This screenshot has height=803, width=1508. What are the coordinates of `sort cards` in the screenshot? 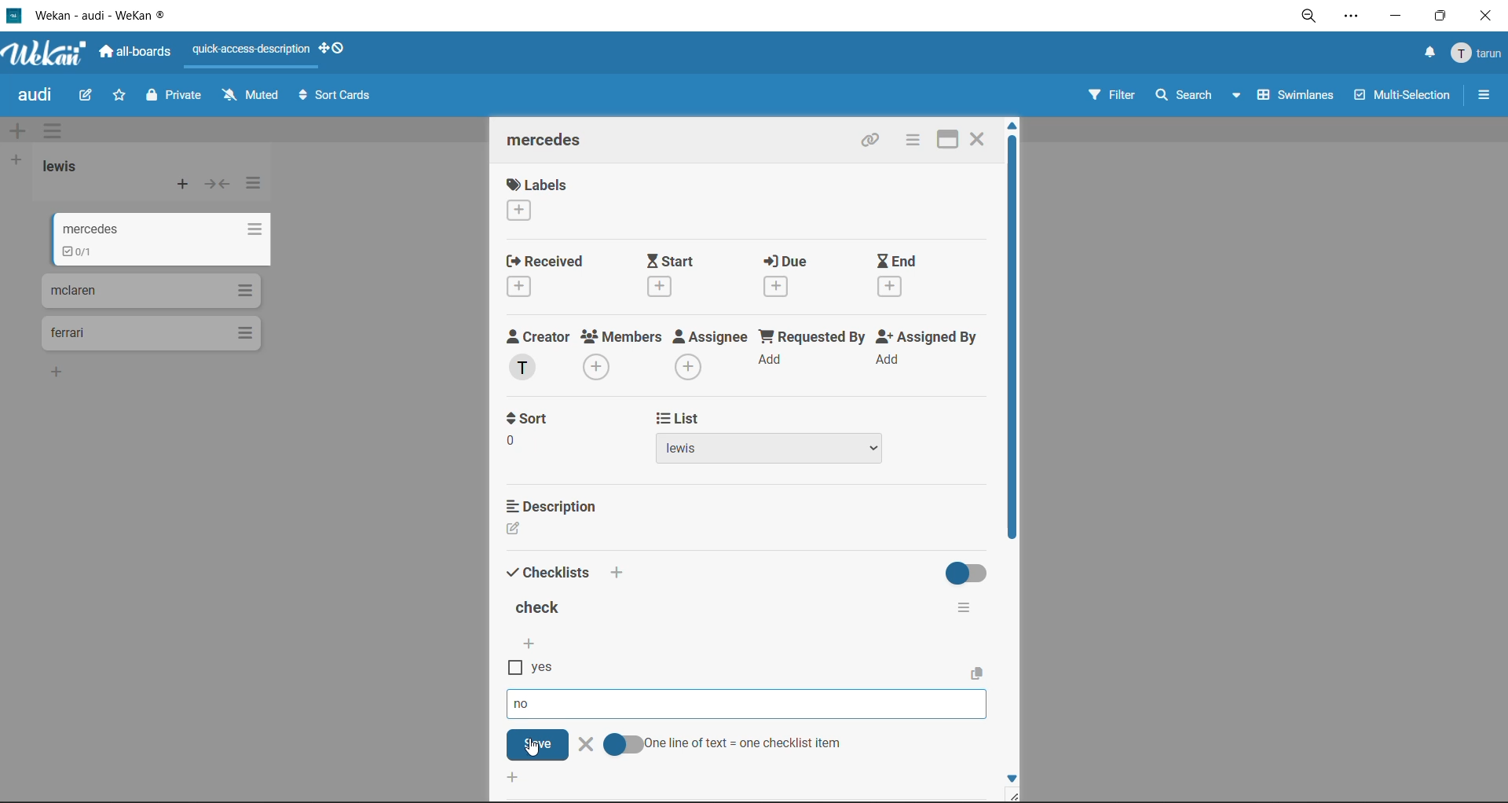 It's located at (339, 98).